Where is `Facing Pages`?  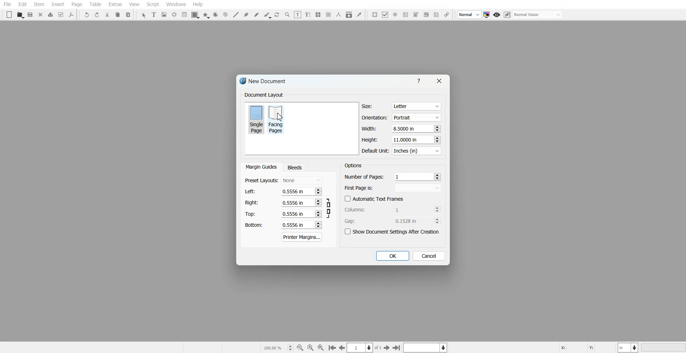
Facing Pages is located at coordinates (277, 119).